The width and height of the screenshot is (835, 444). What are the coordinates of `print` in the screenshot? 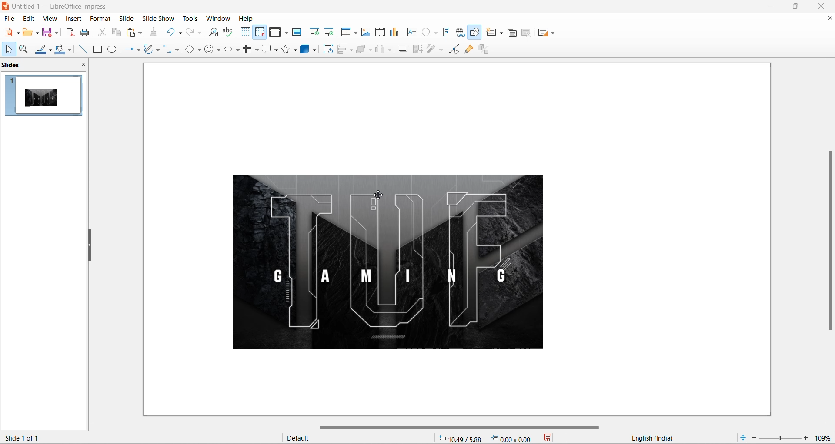 It's located at (87, 33).